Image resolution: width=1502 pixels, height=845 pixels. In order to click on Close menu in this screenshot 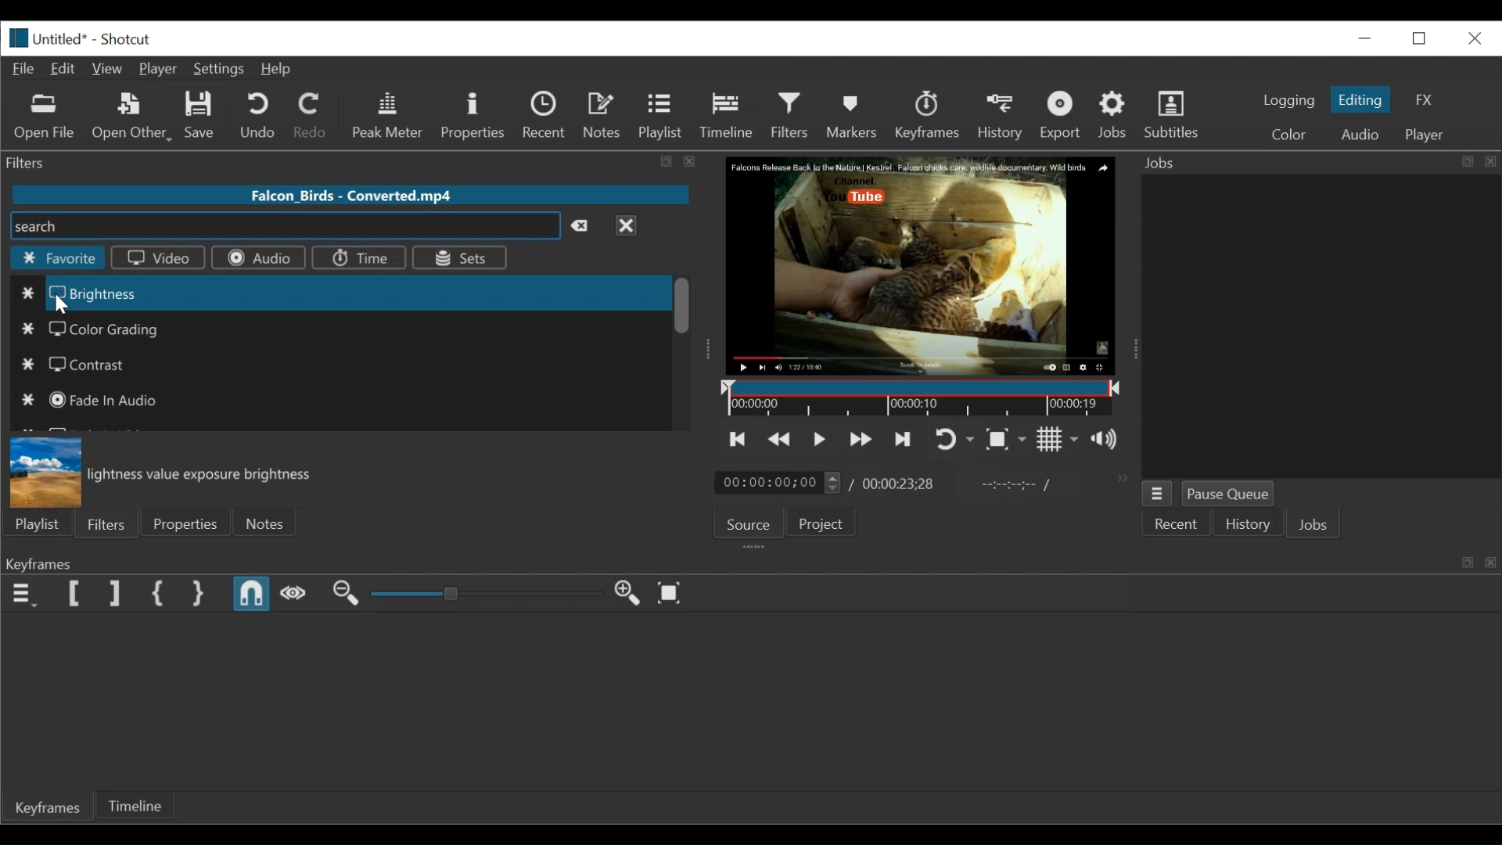, I will do `click(627, 226)`.